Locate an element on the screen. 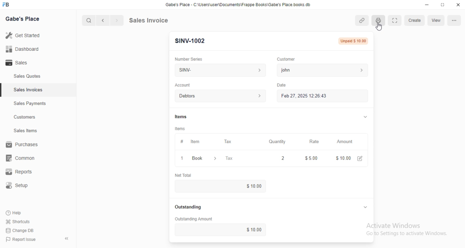 Image resolution: width=465 pixels, height=248 pixels. rate is located at coordinates (314, 141).